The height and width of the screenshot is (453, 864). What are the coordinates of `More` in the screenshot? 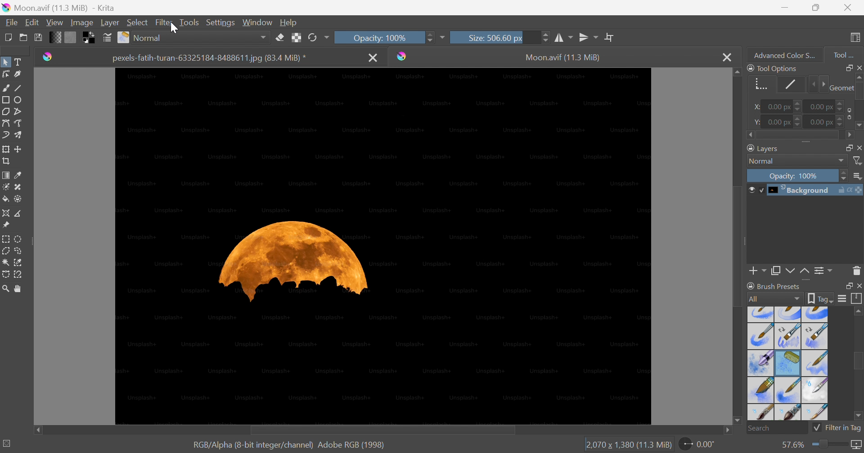 It's located at (442, 39).